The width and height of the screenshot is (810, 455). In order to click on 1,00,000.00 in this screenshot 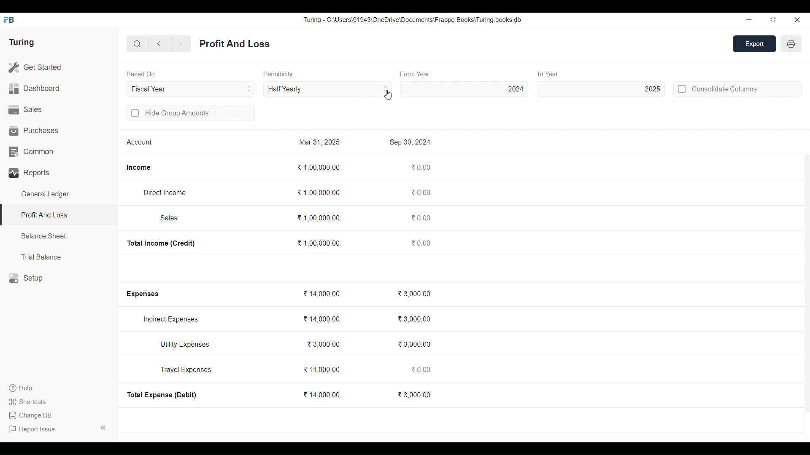, I will do `click(318, 243)`.